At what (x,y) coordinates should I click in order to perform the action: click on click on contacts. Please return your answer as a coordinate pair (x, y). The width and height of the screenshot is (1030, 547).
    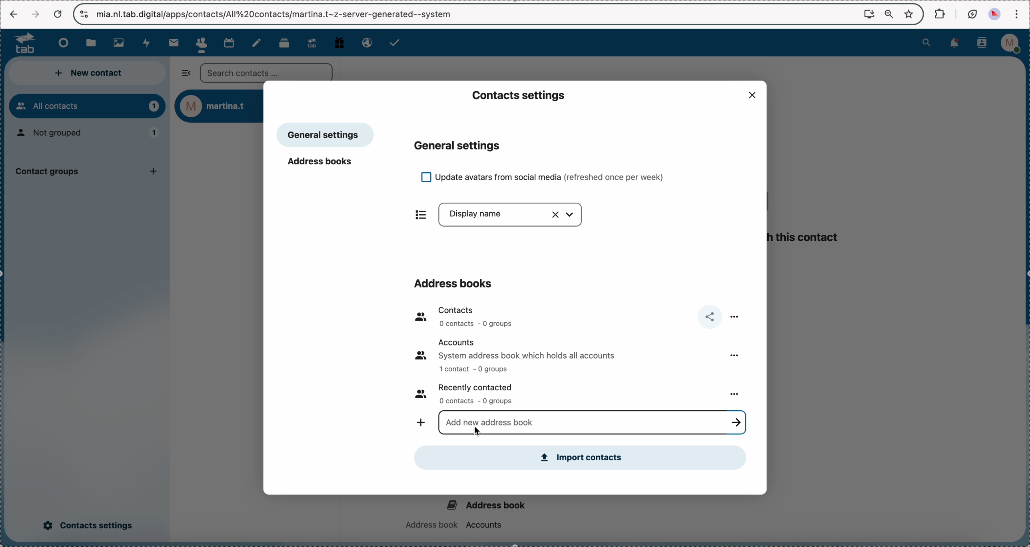
    Looking at the image, I should click on (200, 43).